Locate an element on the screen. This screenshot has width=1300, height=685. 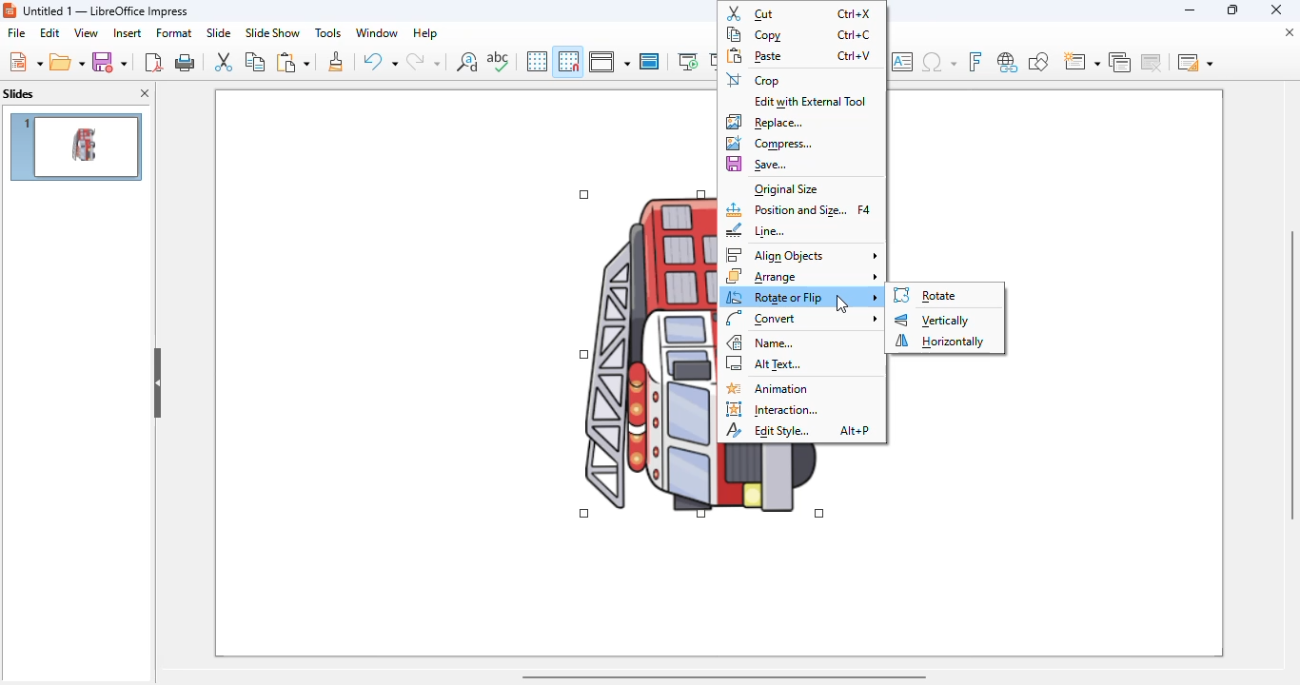
line is located at coordinates (758, 231).